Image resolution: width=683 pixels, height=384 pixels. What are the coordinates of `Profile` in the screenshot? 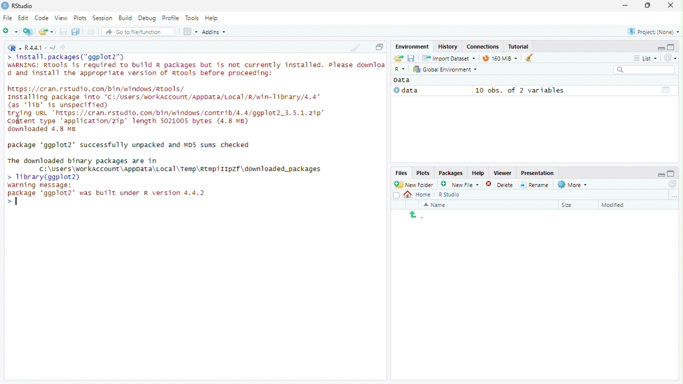 It's located at (172, 18).